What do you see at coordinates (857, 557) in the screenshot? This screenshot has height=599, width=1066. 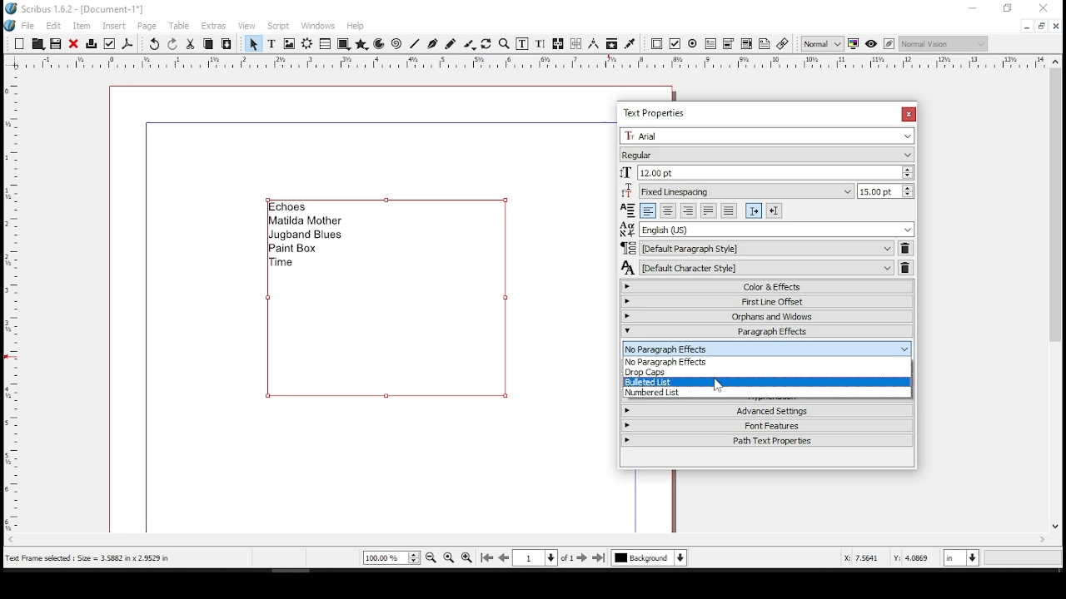 I see `X: 4.1993` at bounding box center [857, 557].